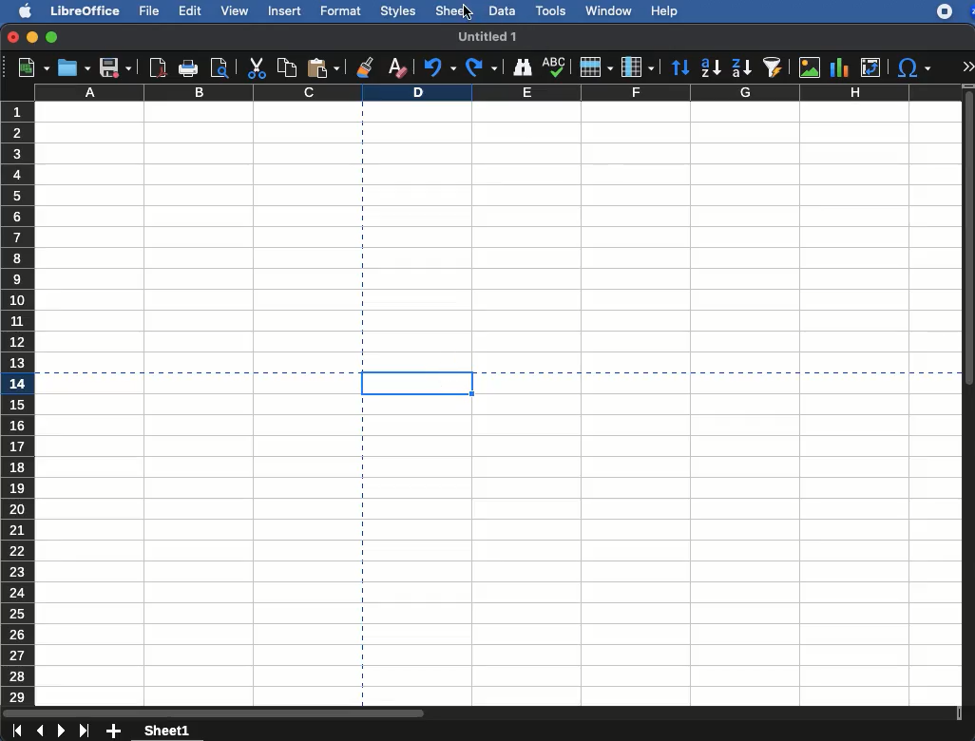 The width and height of the screenshot is (975, 741). I want to click on page break, so click(362, 556).